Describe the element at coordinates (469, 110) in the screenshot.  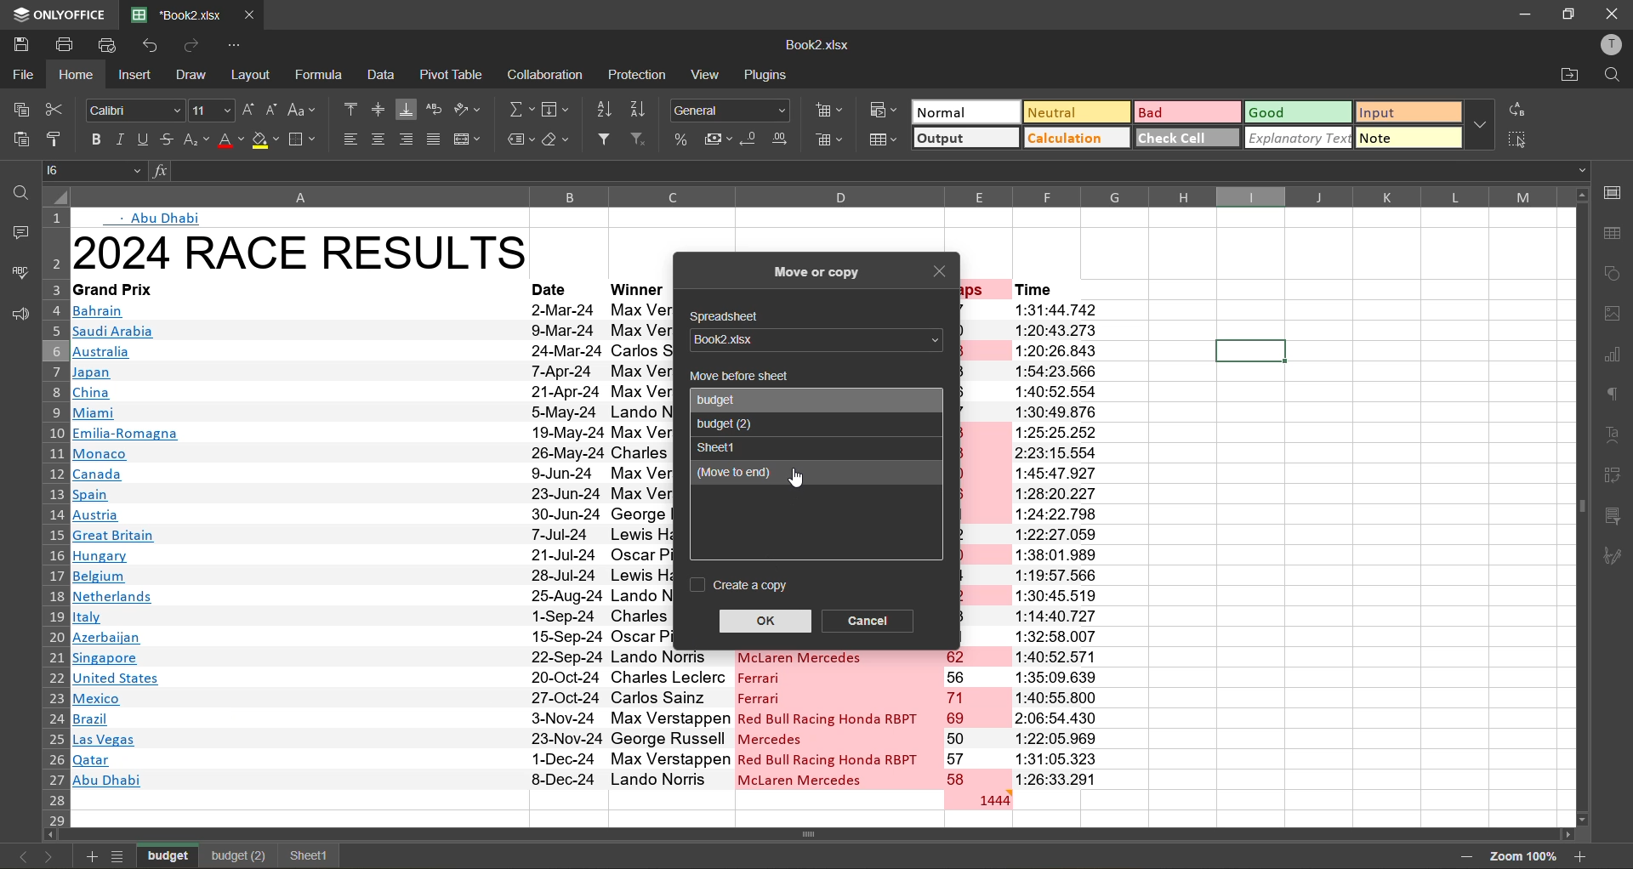
I see `orientation` at that location.